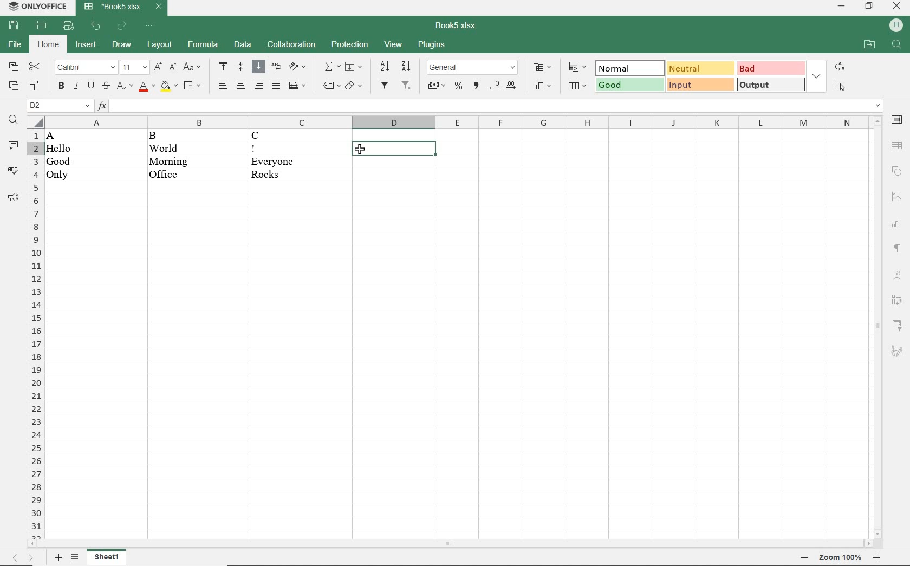 This screenshot has height=566, width=910. I want to click on borders, so click(194, 86).